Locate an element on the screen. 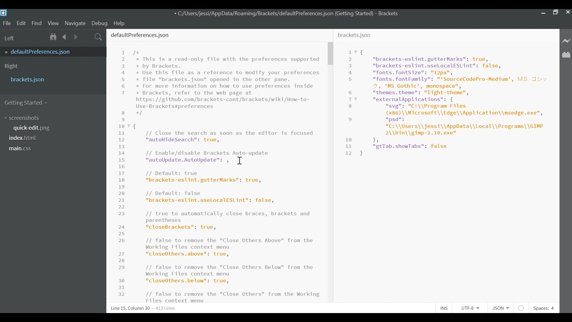 This screenshot has height=322, width=572. Select File Encoding is located at coordinates (470, 309).